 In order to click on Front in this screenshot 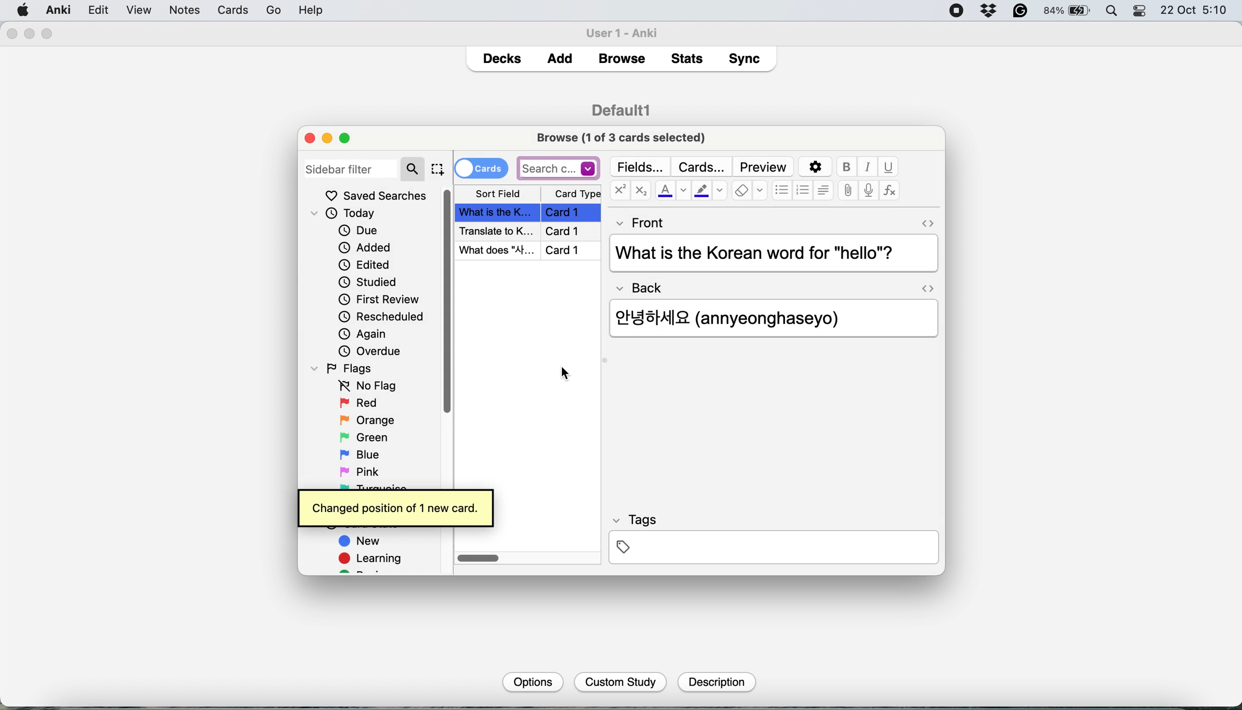, I will do `click(641, 221)`.